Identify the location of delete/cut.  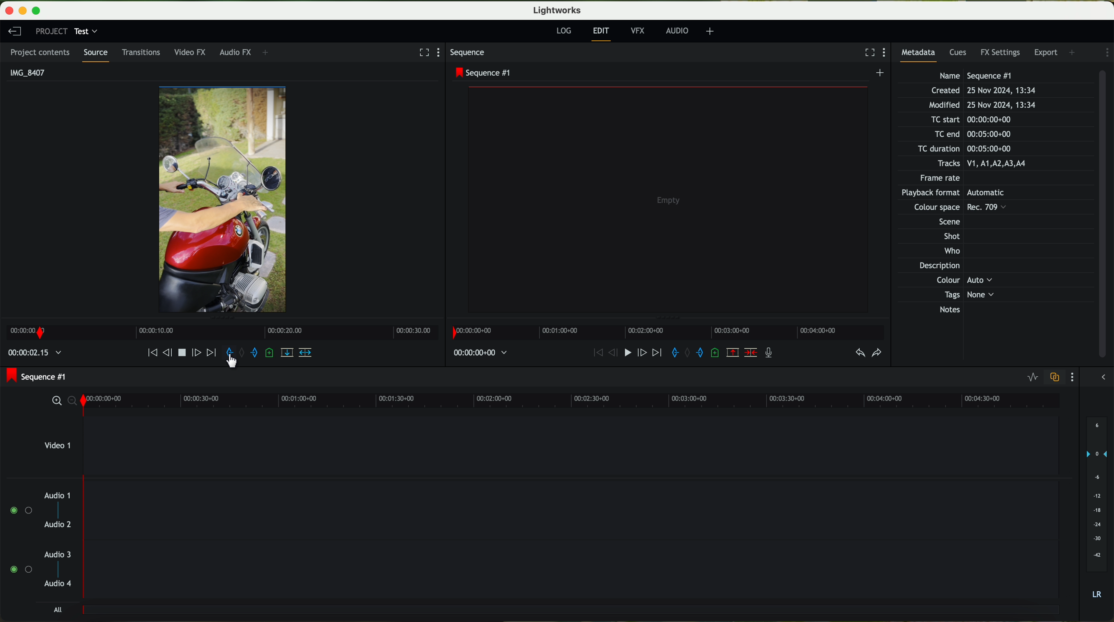
(751, 353).